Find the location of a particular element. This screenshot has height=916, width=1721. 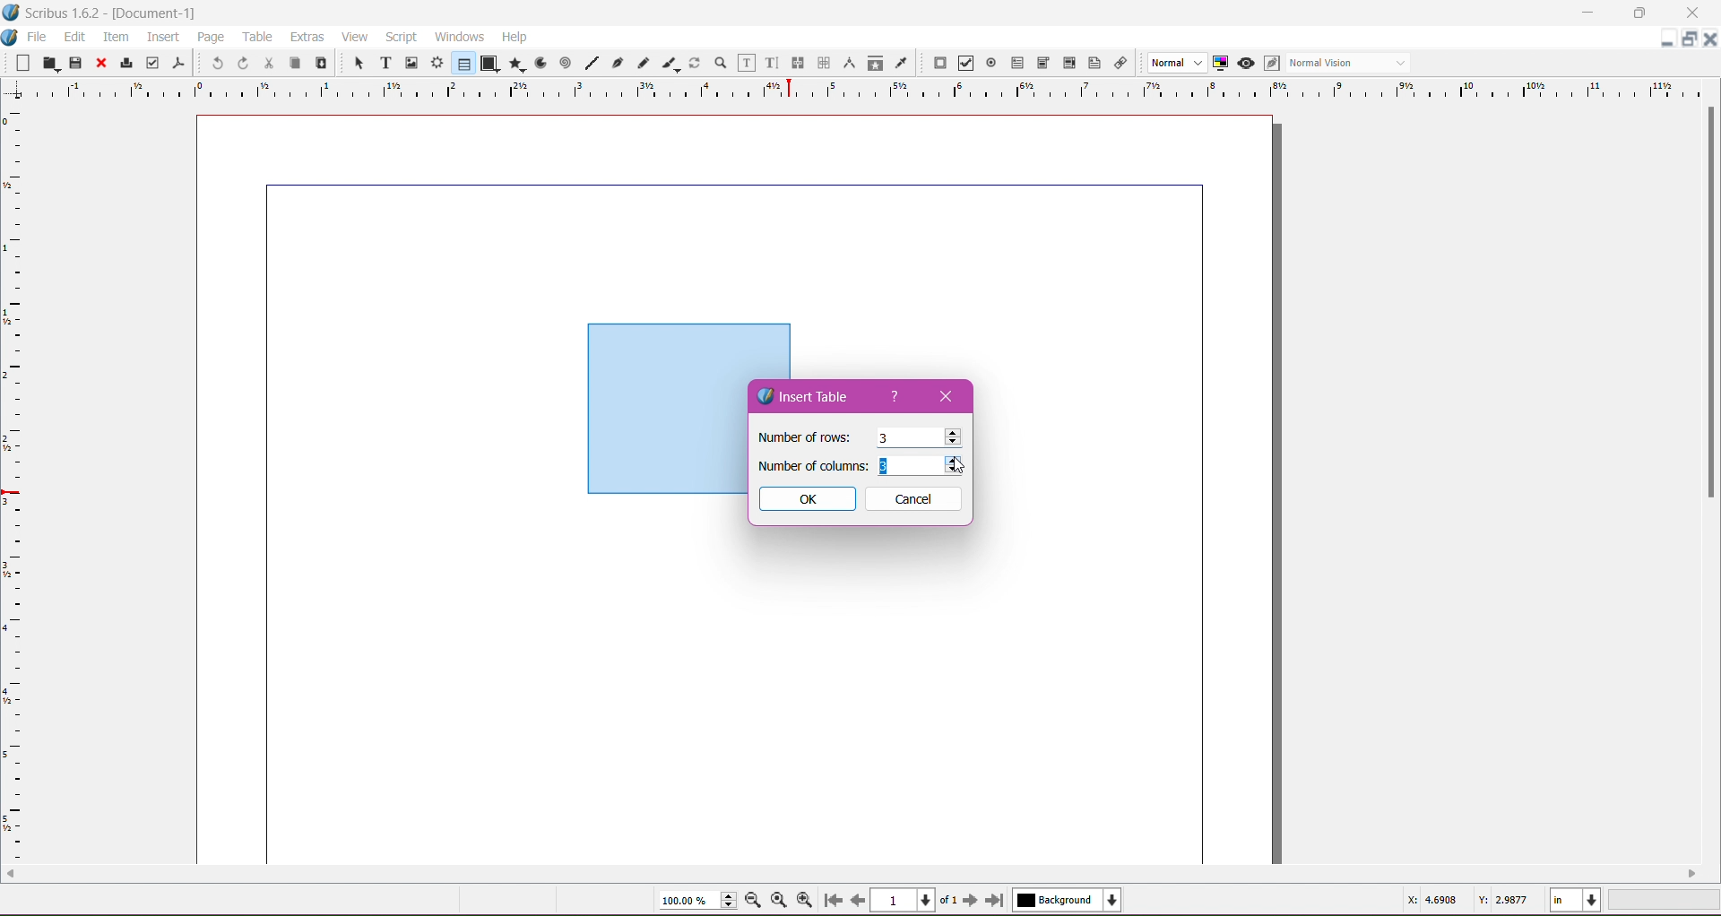

Open is located at coordinates (52, 62).